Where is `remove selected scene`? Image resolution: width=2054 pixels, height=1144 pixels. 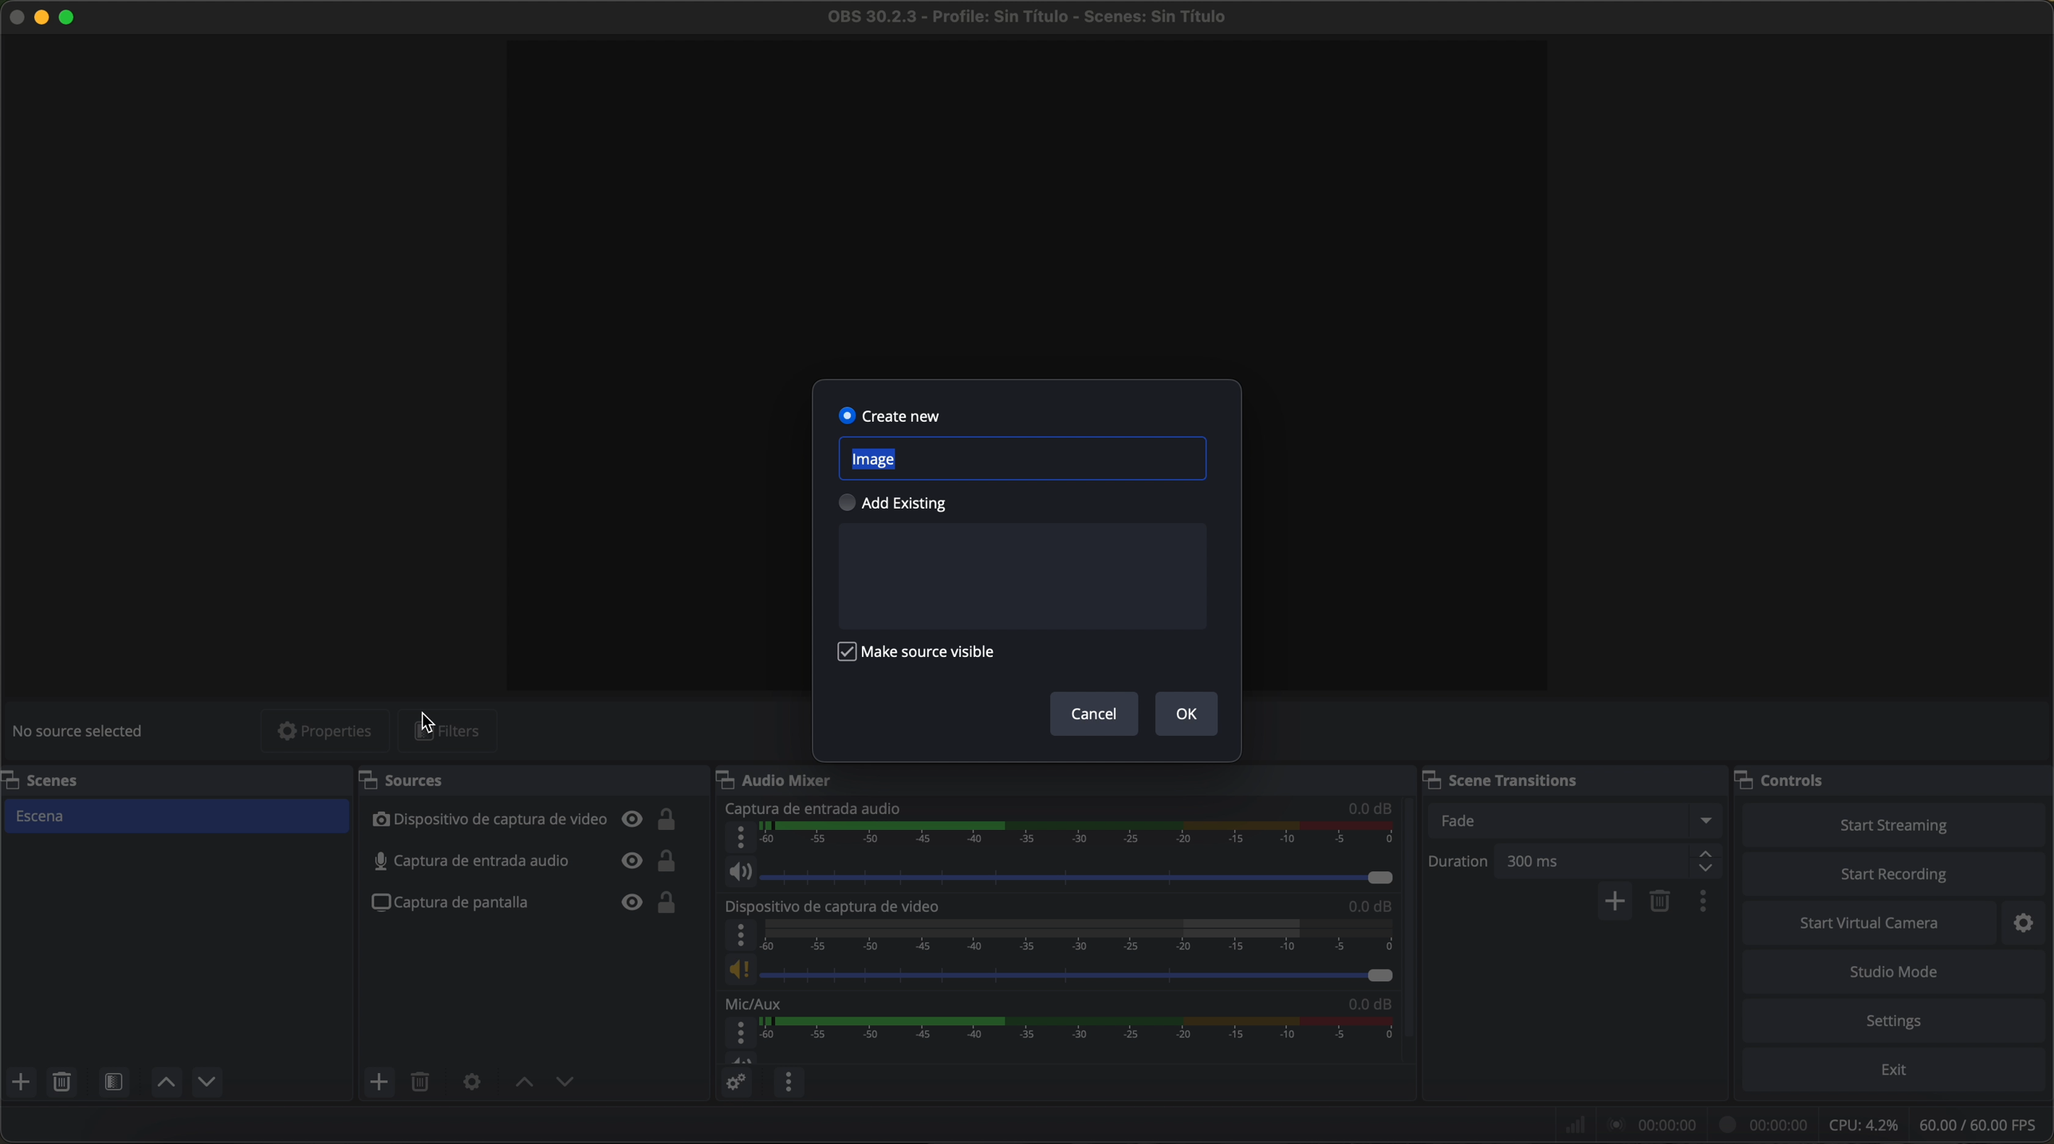
remove selected scene is located at coordinates (61, 1083).